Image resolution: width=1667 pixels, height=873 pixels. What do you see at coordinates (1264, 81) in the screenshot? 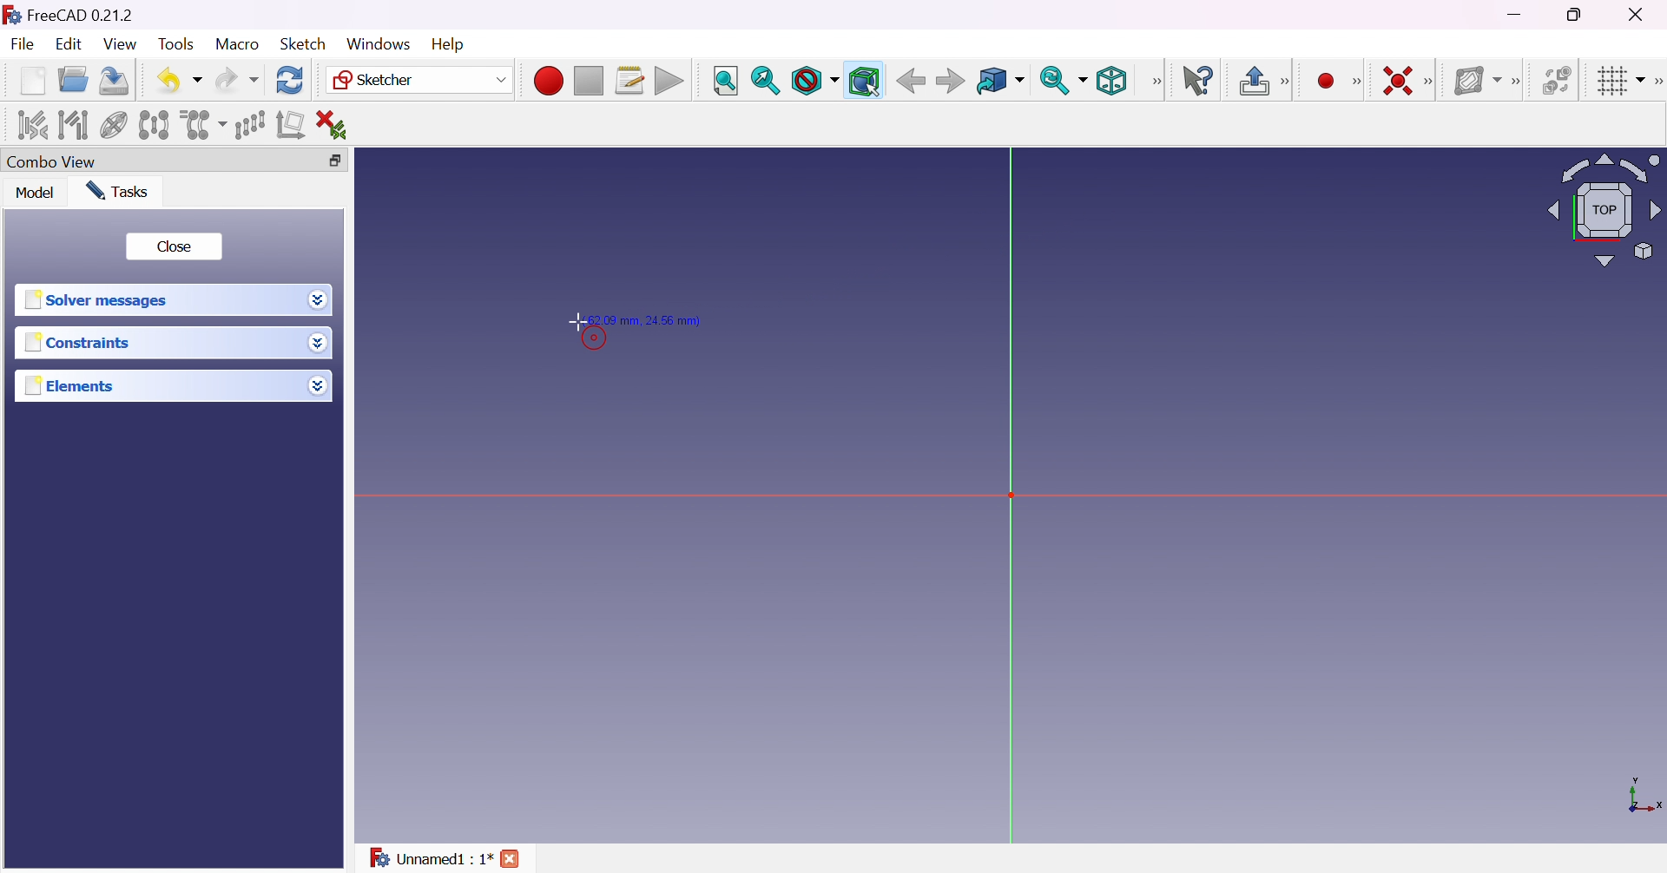
I see `Leave sketch` at bounding box center [1264, 81].